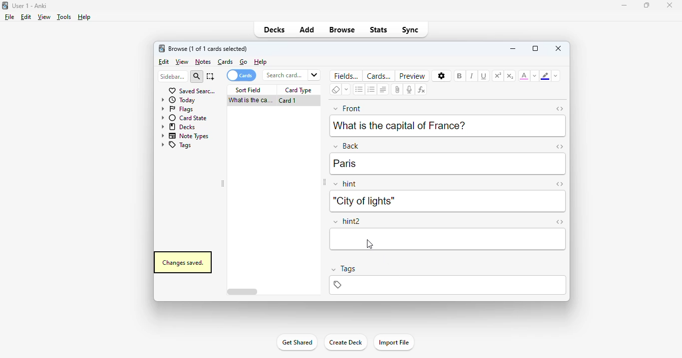 This screenshot has width=682, height=358. Describe the element at coordinates (176, 109) in the screenshot. I see `flags` at that location.